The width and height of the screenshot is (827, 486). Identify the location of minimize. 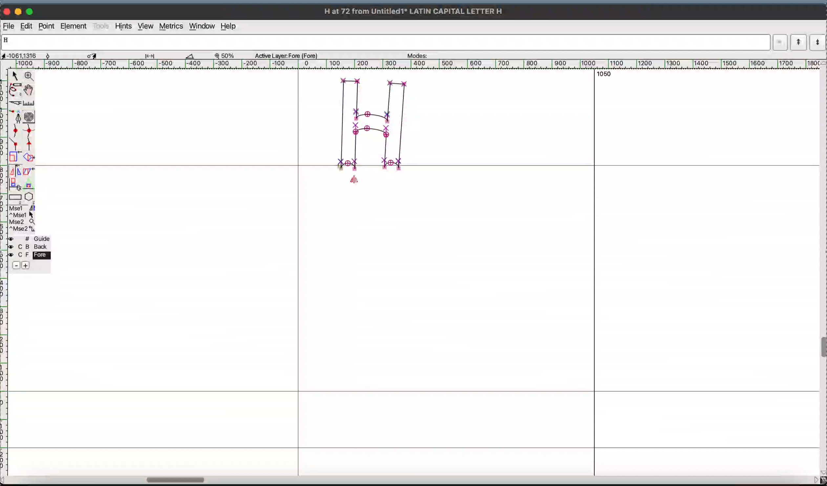
(19, 11).